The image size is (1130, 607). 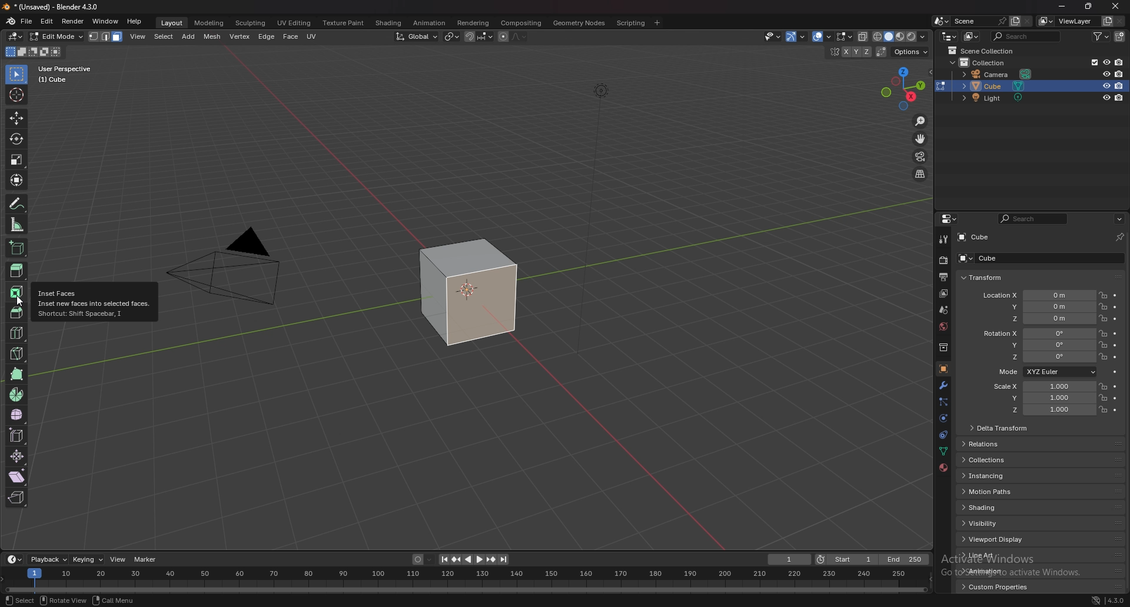 What do you see at coordinates (1096, 600) in the screenshot?
I see `network` at bounding box center [1096, 600].